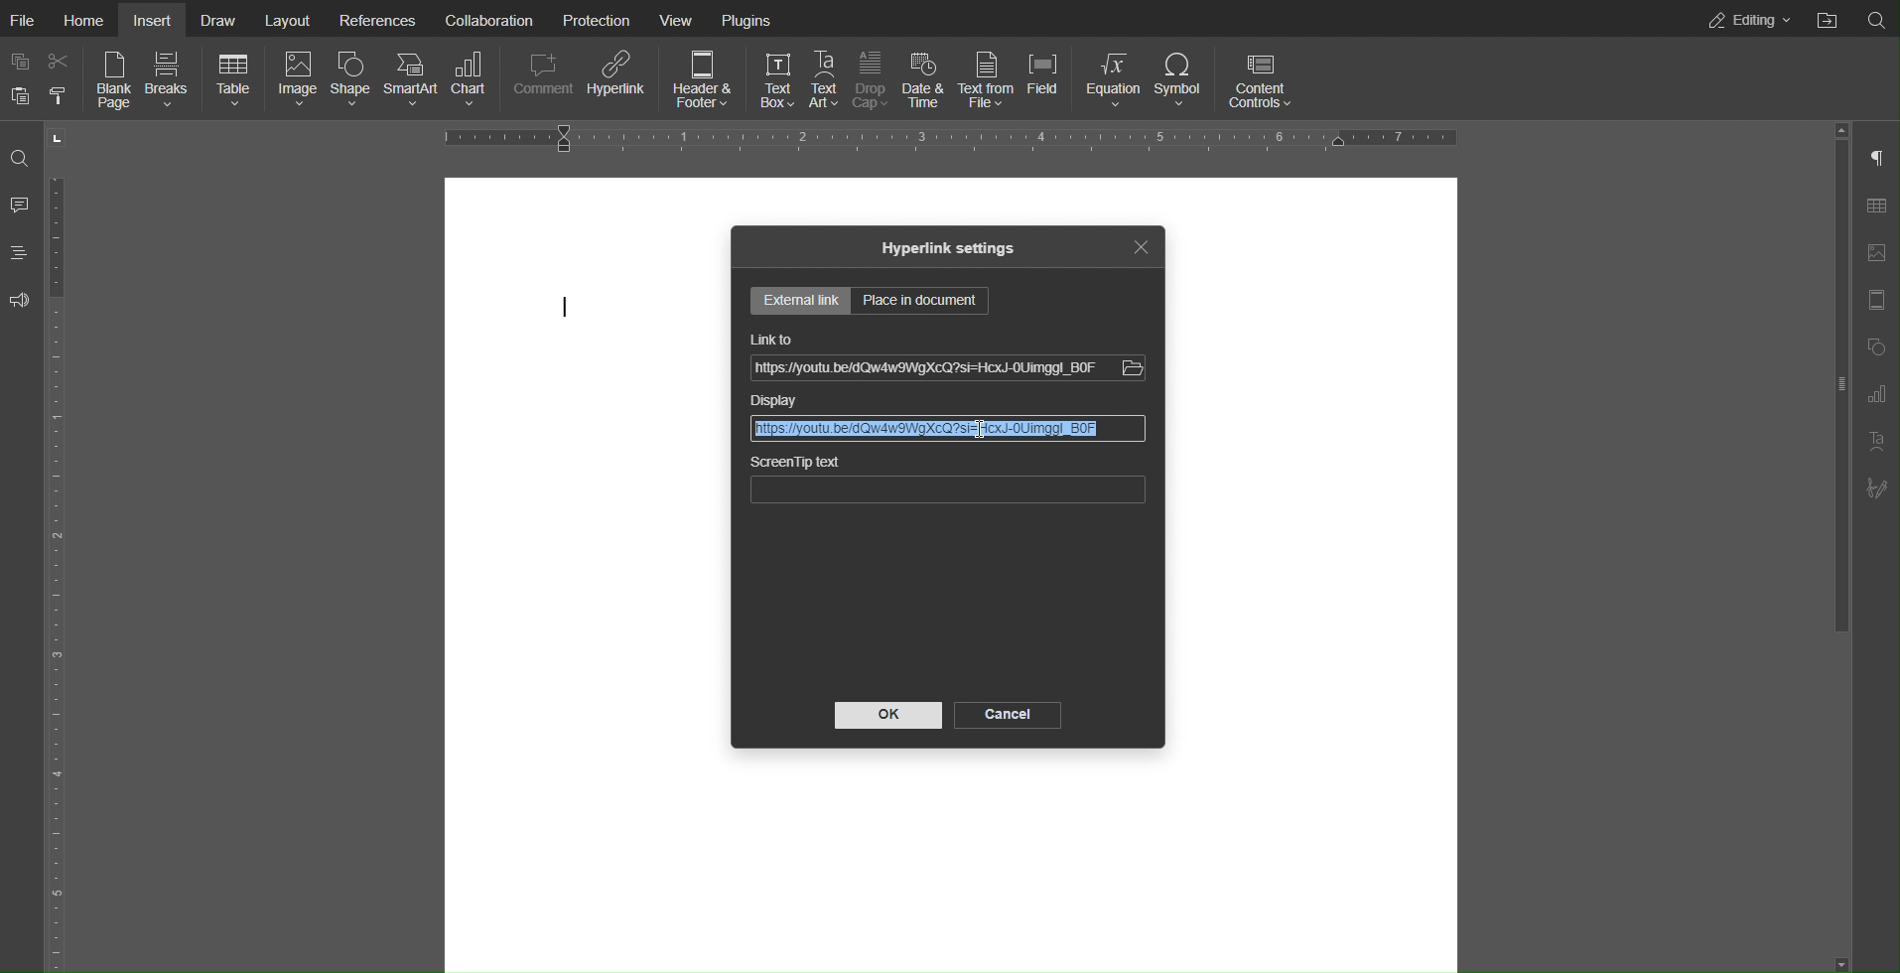 This screenshot has width=1900, height=973. Describe the element at coordinates (235, 80) in the screenshot. I see `Table` at that location.